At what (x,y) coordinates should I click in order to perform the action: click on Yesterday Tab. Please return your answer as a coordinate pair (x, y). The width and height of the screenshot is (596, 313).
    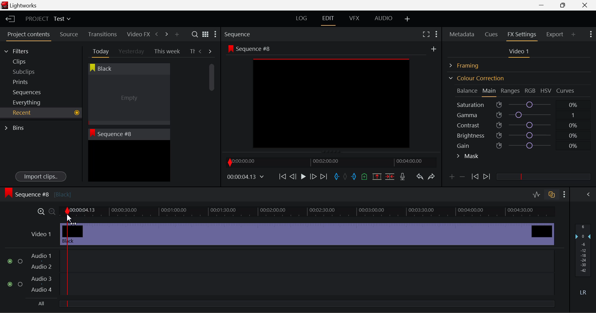
    Looking at the image, I should click on (132, 52).